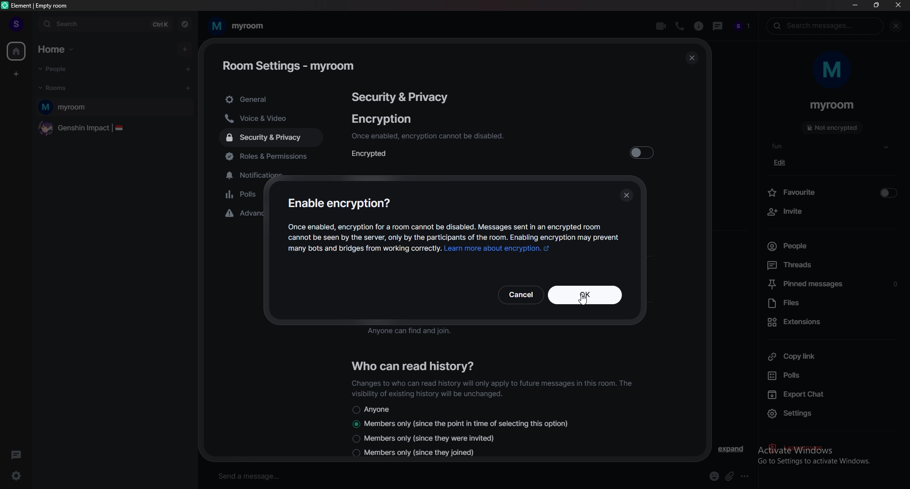 The height and width of the screenshot is (489, 910). Describe the element at coordinates (401, 96) in the screenshot. I see `security & privacy` at that location.